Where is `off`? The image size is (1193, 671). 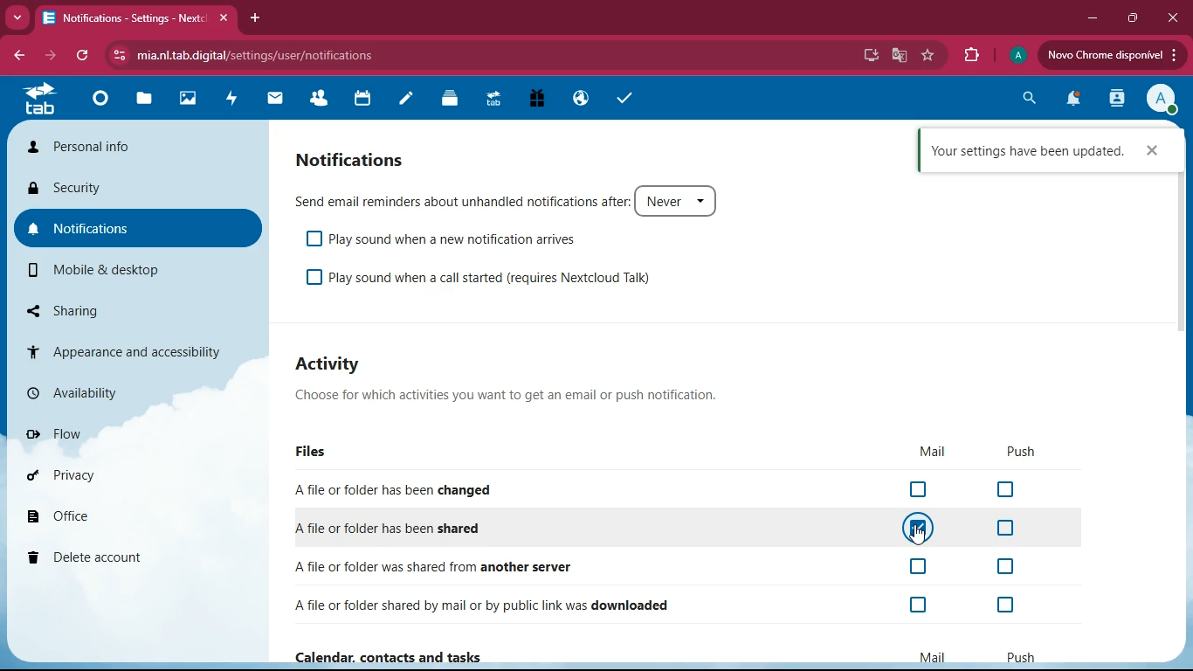 off is located at coordinates (1007, 529).